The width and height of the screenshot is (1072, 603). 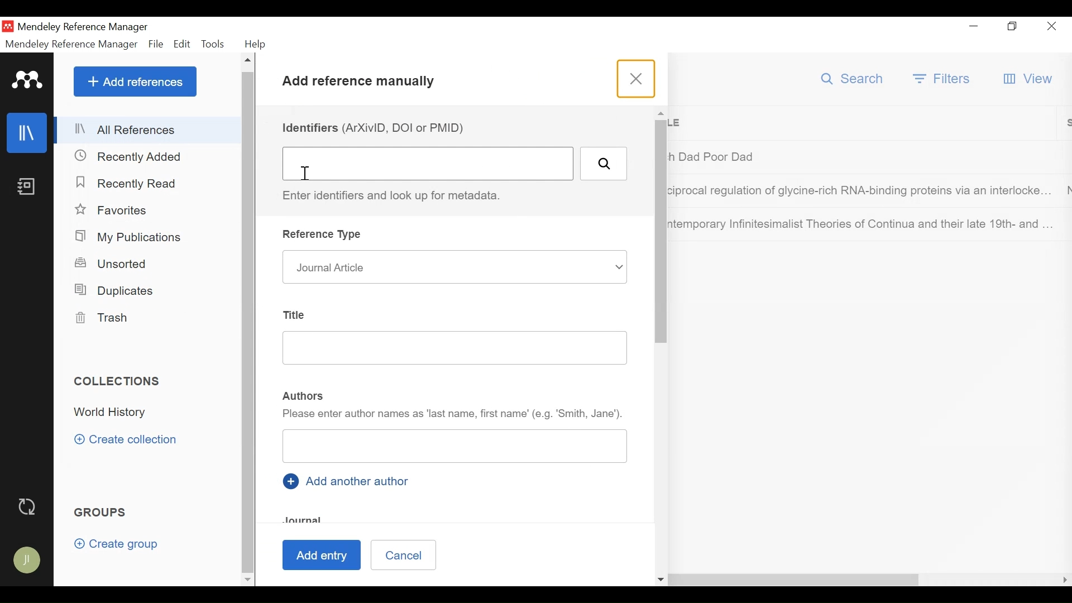 What do you see at coordinates (1051, 27) in the screenshot?
I see `Close` at bounding box center [1051, 27].